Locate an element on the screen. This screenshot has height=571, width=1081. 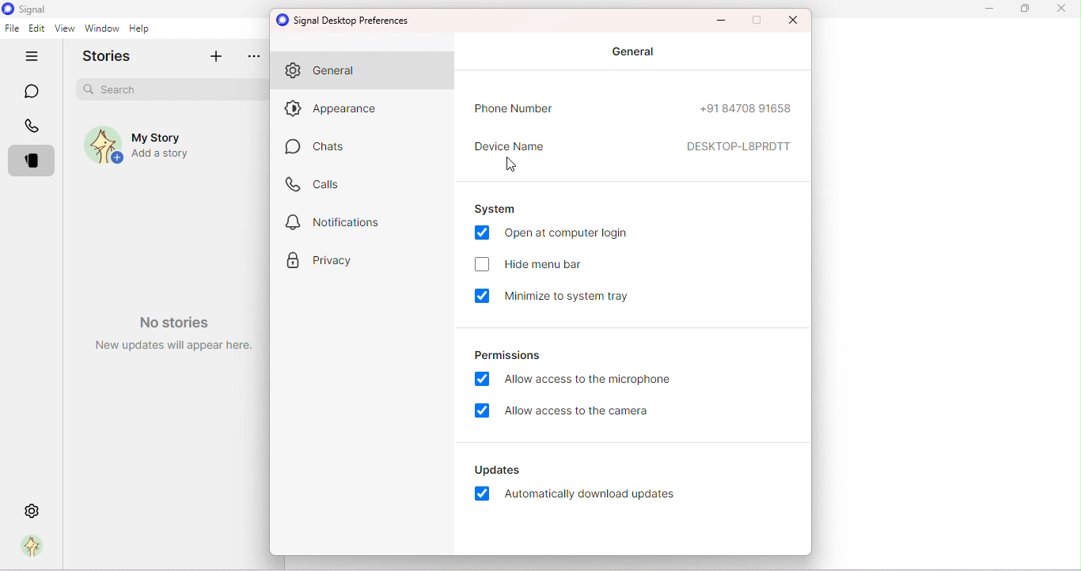
Search bar is located at coordinates (176, 88).